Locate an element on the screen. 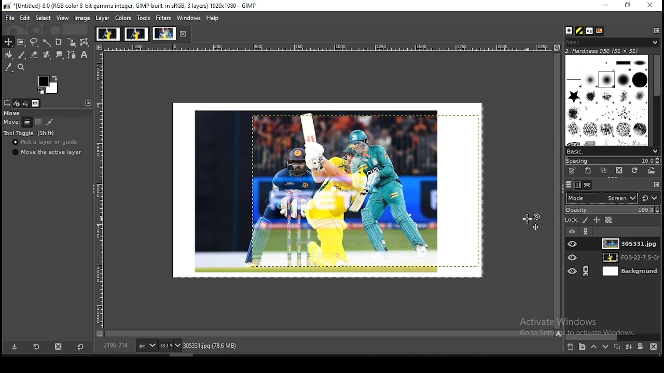 This screenshot has height=373, width=664. zoom level is located at coordinates (170, 345).